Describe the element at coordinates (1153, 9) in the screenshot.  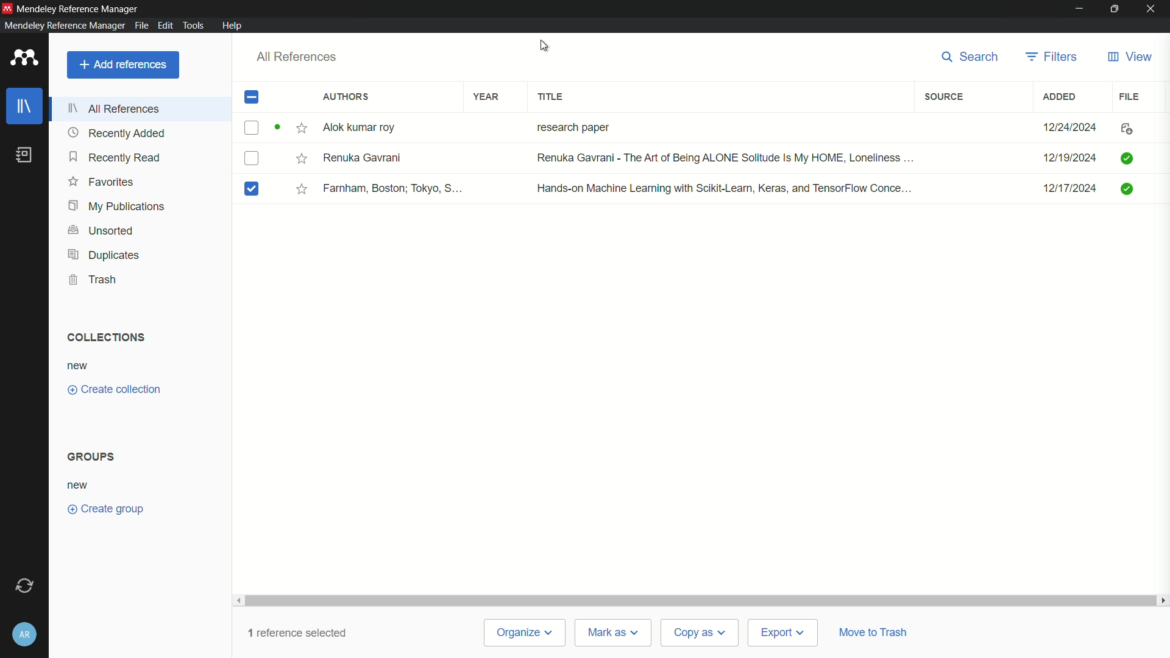
I see `close app` at that location.